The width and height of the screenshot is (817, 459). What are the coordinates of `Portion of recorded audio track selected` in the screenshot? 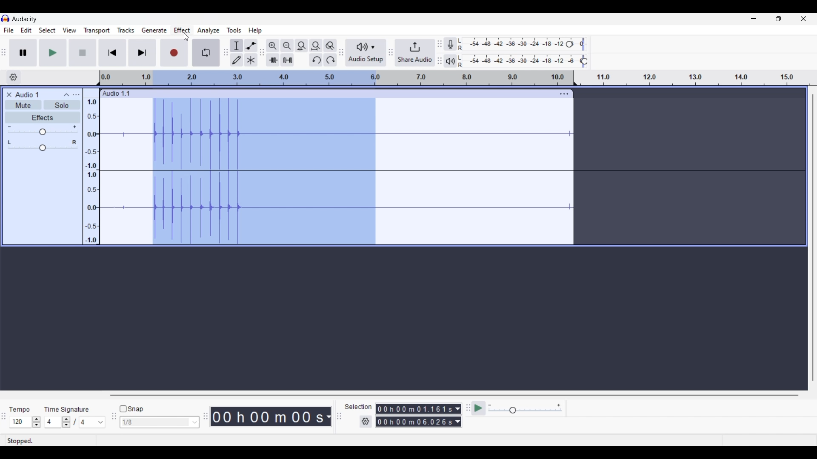 It's located at (264, 171).